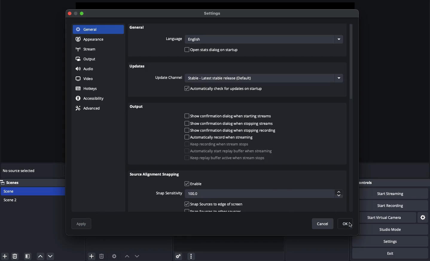 Image resolution: width=430 pixels, height=261 pixels. I want to click on Cursor, so click(348, 224).